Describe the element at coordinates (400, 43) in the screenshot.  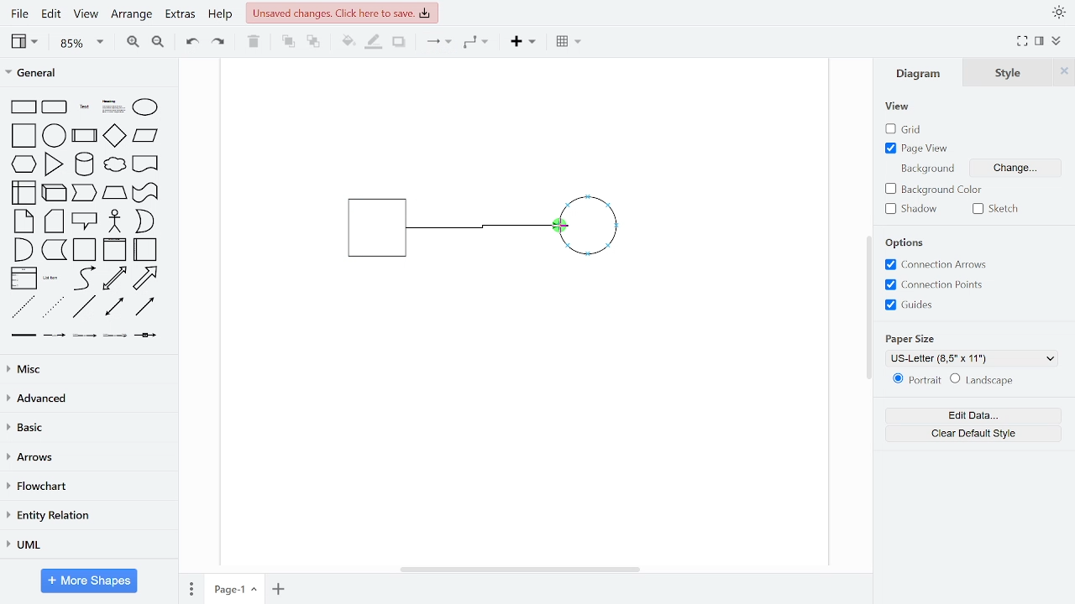
I see `shadow` at that location.